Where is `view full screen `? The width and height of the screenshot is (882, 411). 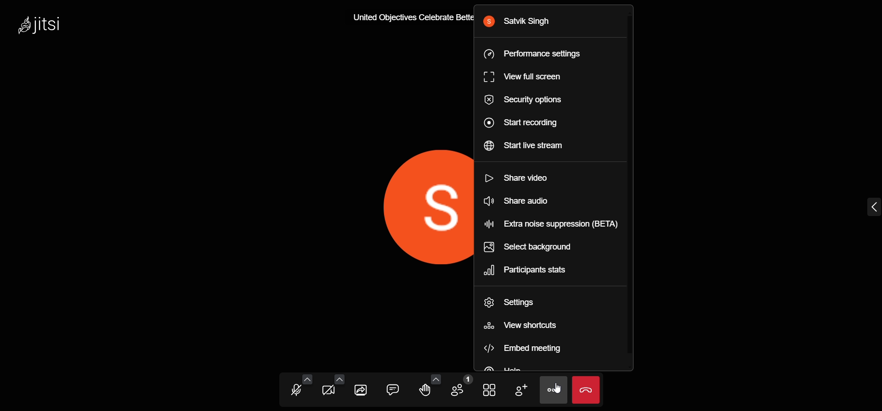 view full screen  is located at coordinates (530, 78).